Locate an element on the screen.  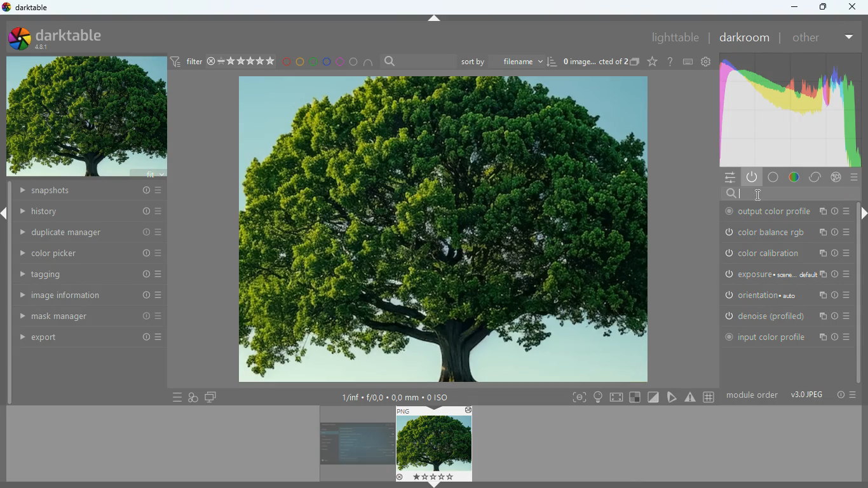
yellow is located at coordinates (299, 62).